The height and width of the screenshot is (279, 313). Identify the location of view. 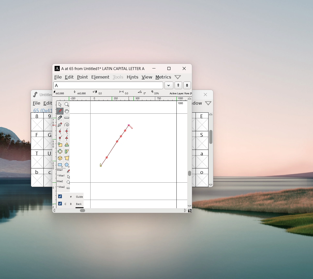
(147, 77).